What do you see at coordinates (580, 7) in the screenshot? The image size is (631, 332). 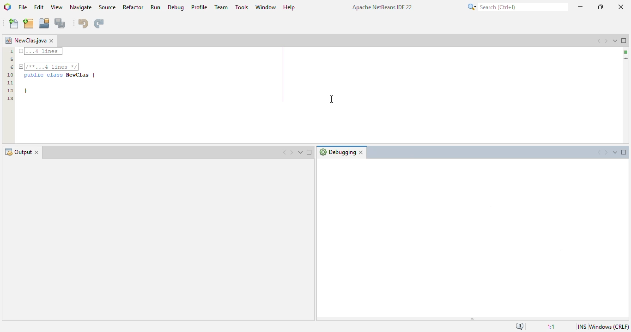 I see `minimize` at bounding box center [580, 7].